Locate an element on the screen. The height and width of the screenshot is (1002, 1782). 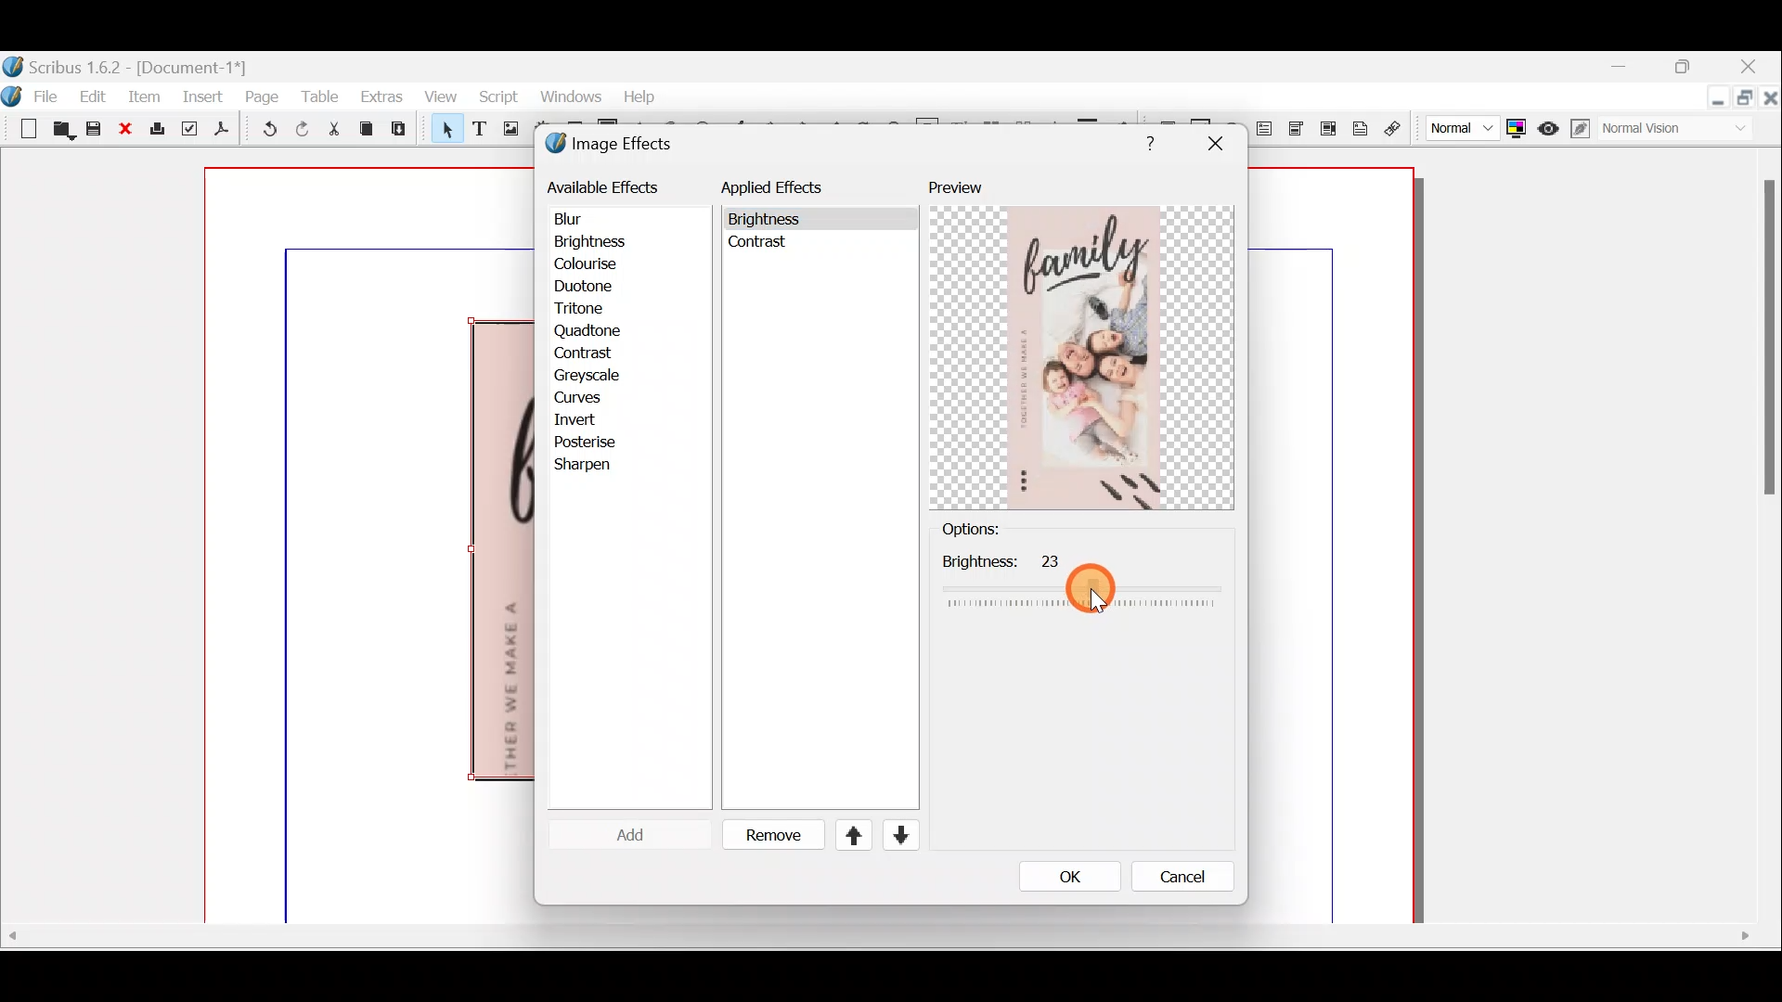
Options is located at coordinates (1001, 530).